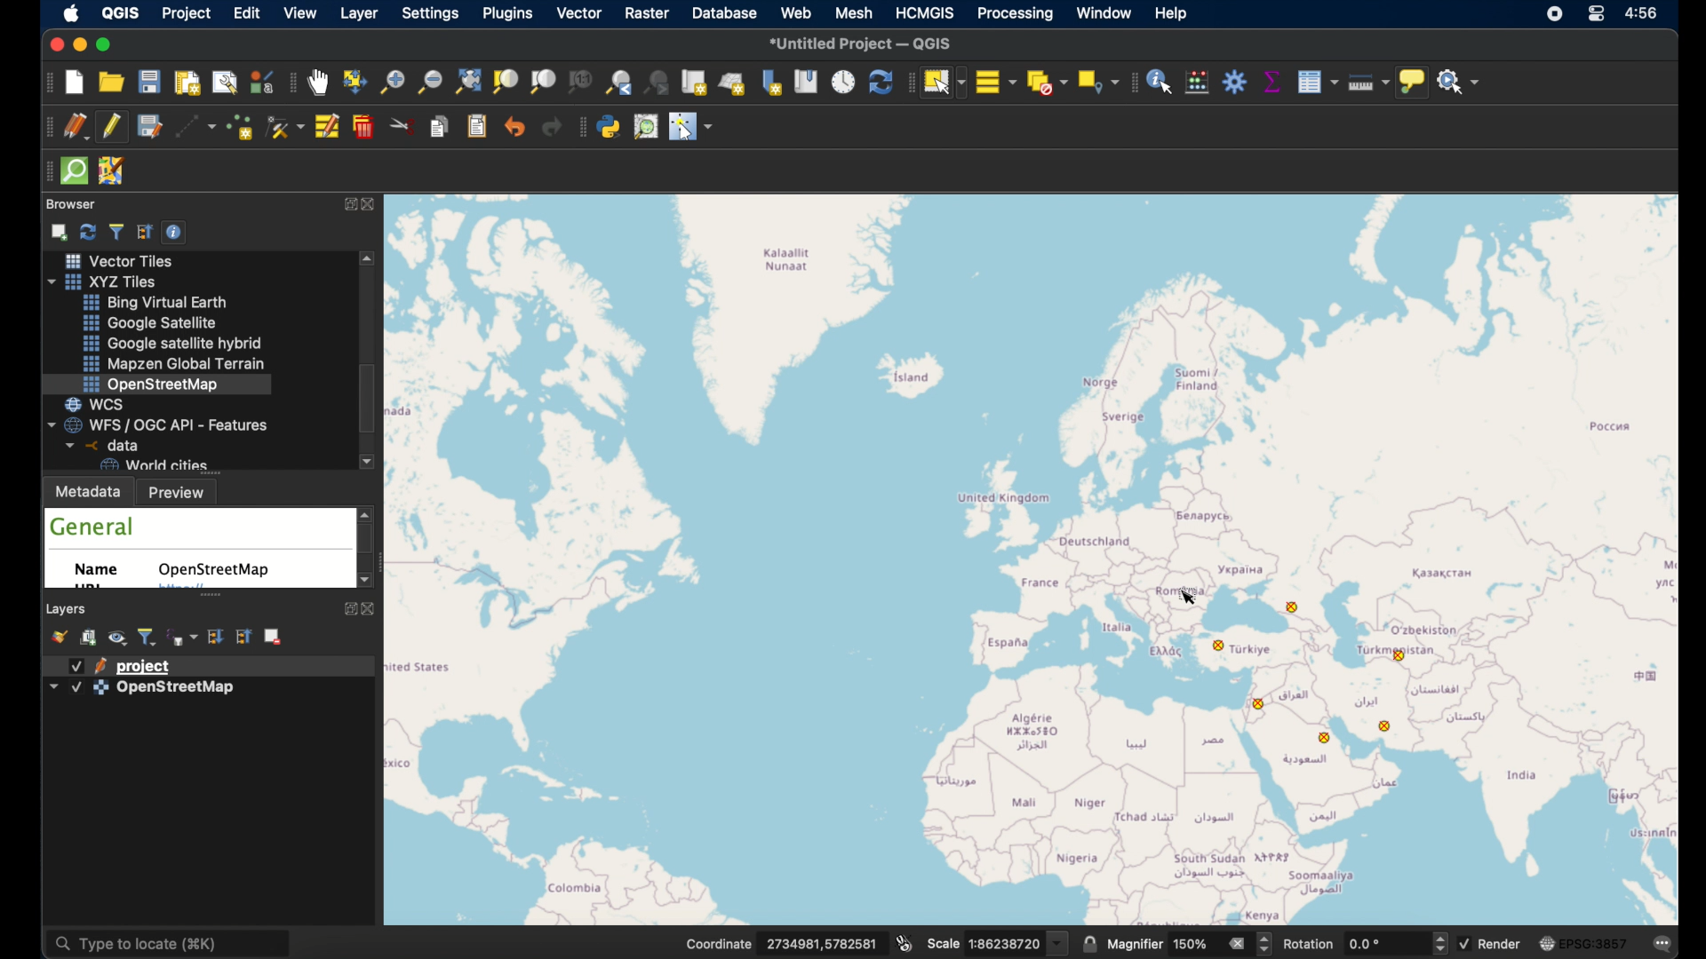  Describe the element at coordinates (76, 84) in the screenshot. I see `new project` at that location.